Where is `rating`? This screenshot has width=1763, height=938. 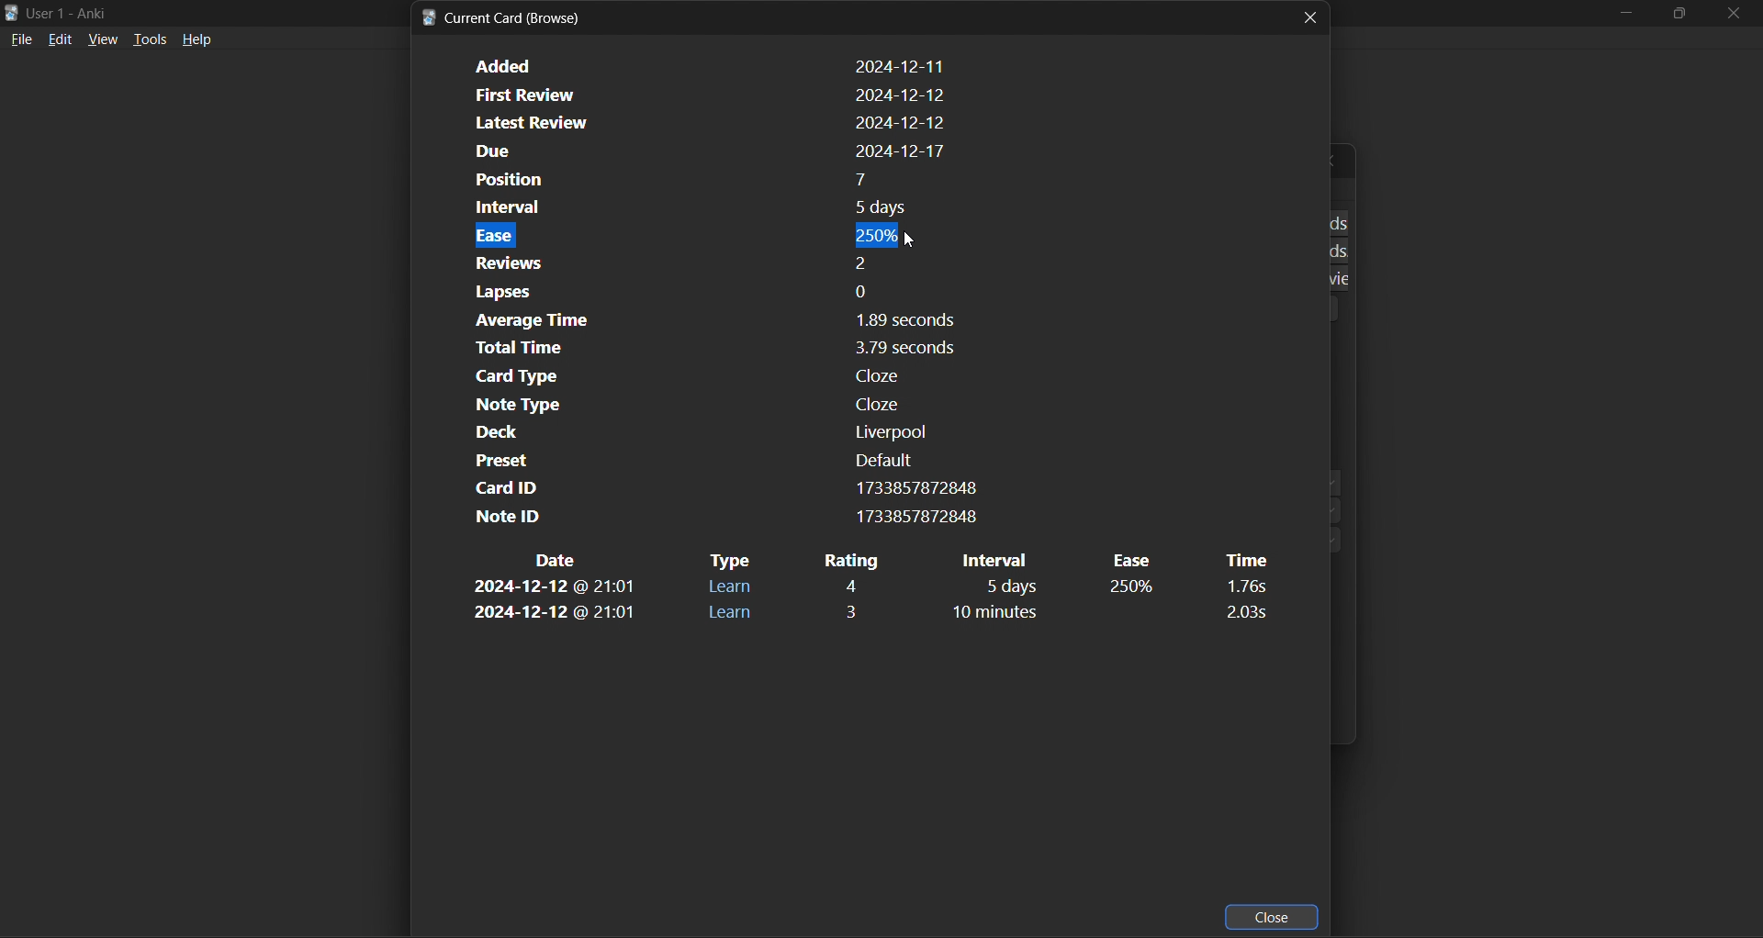 rating is located at coordinates (857, 609).